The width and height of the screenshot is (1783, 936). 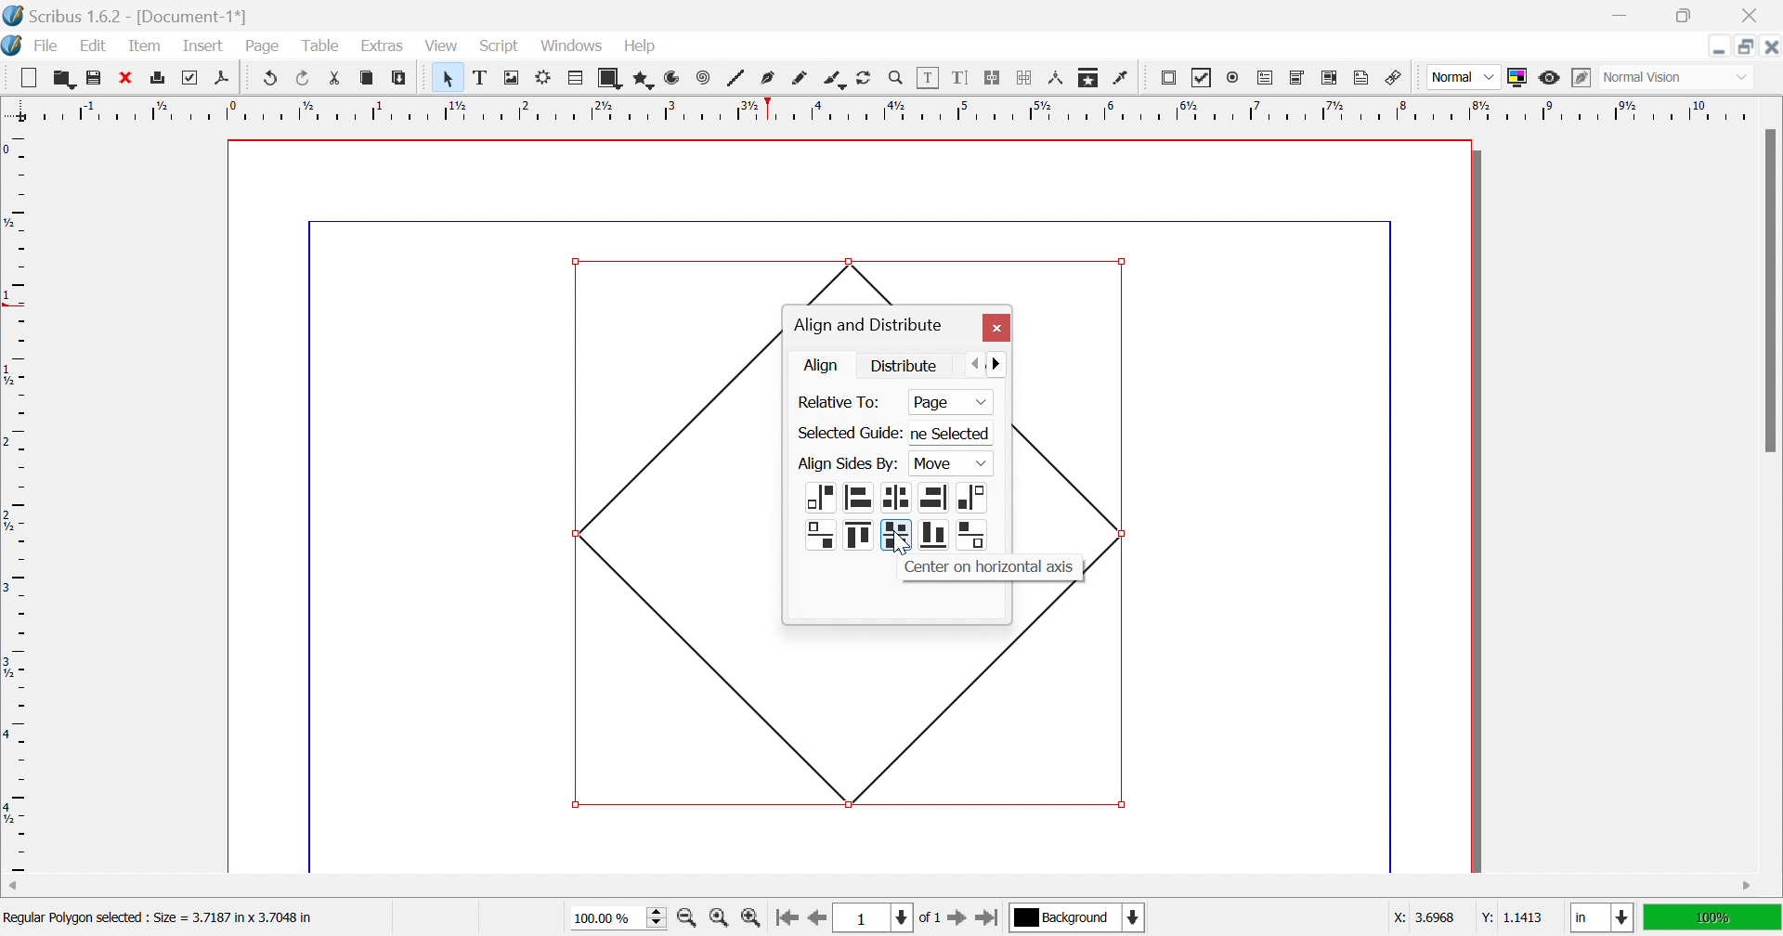 I want to click on Arc, so click(x=672, y=77).